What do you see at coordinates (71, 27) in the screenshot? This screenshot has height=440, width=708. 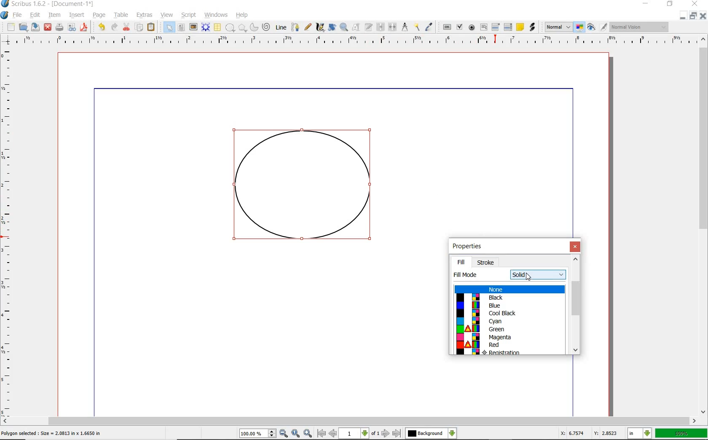 I see `PREFLIGHT VERIFIER` at bounding box center [71, 27].